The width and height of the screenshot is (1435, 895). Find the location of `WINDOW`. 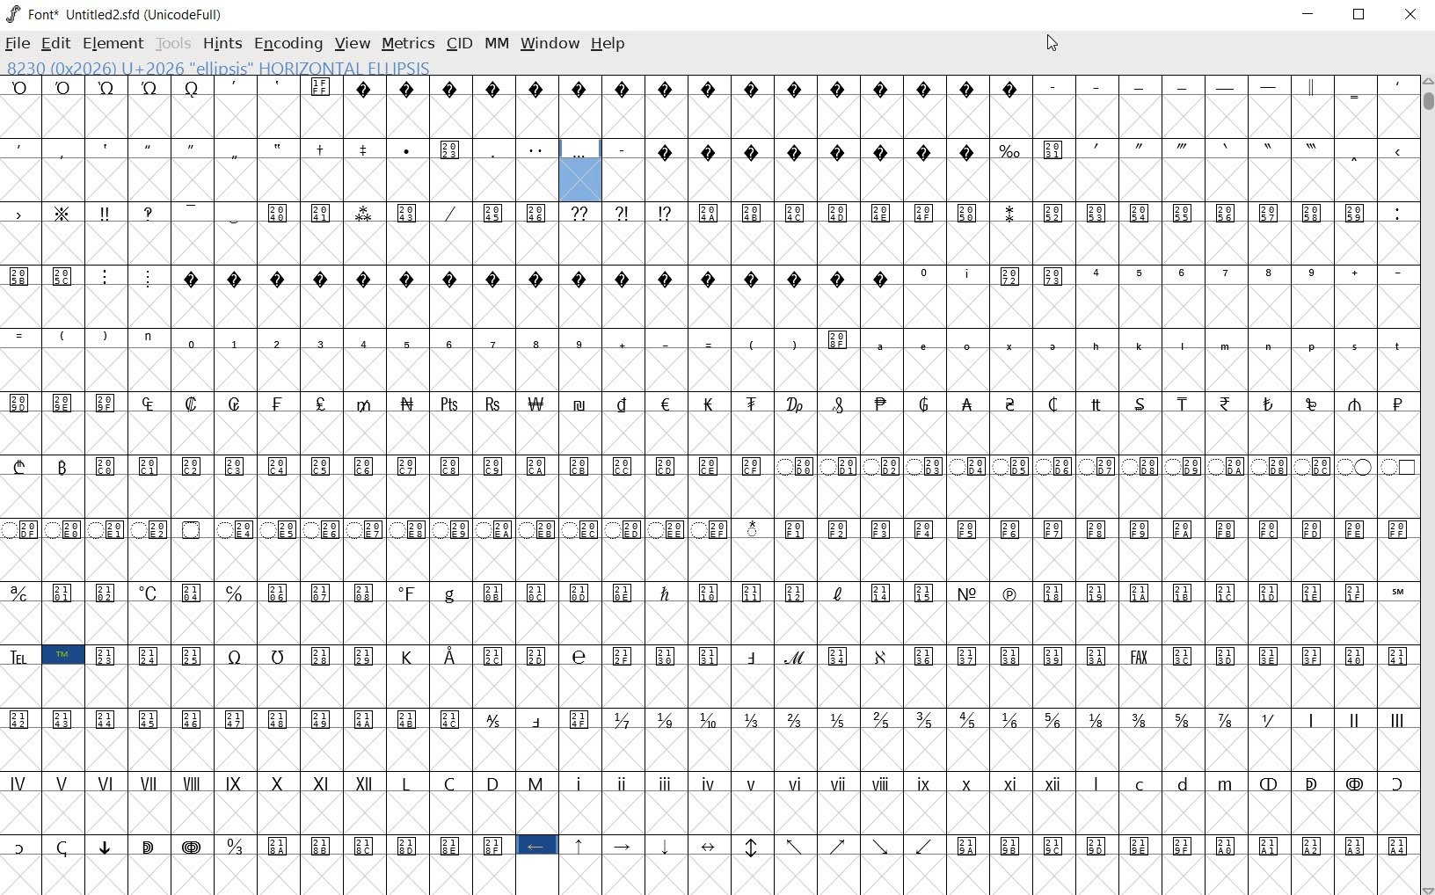

WINDOW is located at coordinates (549, 42).